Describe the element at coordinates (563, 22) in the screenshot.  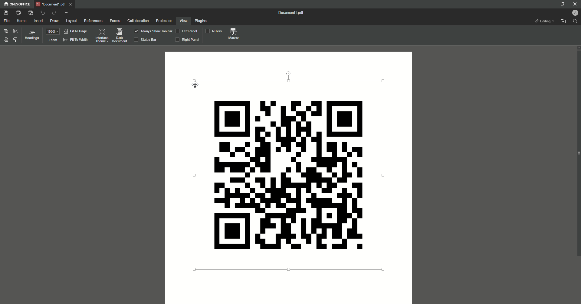
I see `Open` at that location.